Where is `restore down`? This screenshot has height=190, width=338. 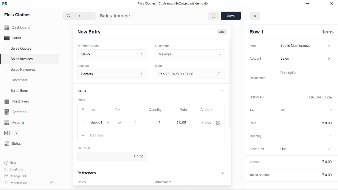
restore down is located at coordinates (319, 3).